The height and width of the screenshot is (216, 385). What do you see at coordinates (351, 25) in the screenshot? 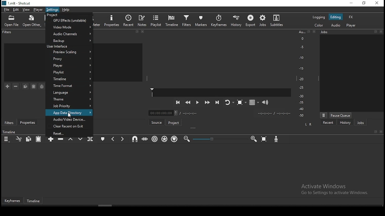
I see `player` at bounding box center [351, 25].